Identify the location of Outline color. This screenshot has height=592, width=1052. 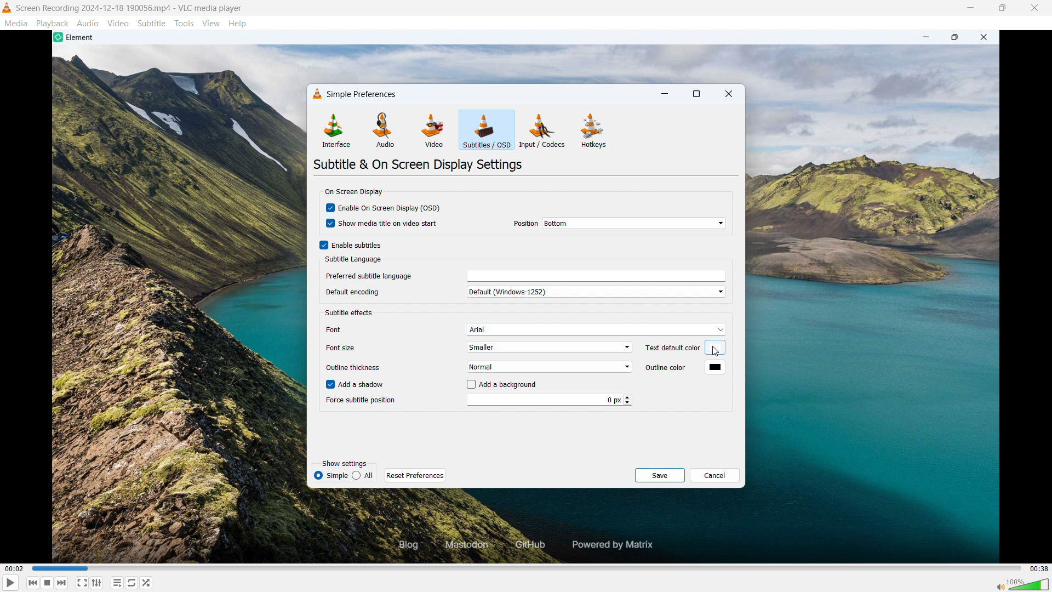
(671, 367).